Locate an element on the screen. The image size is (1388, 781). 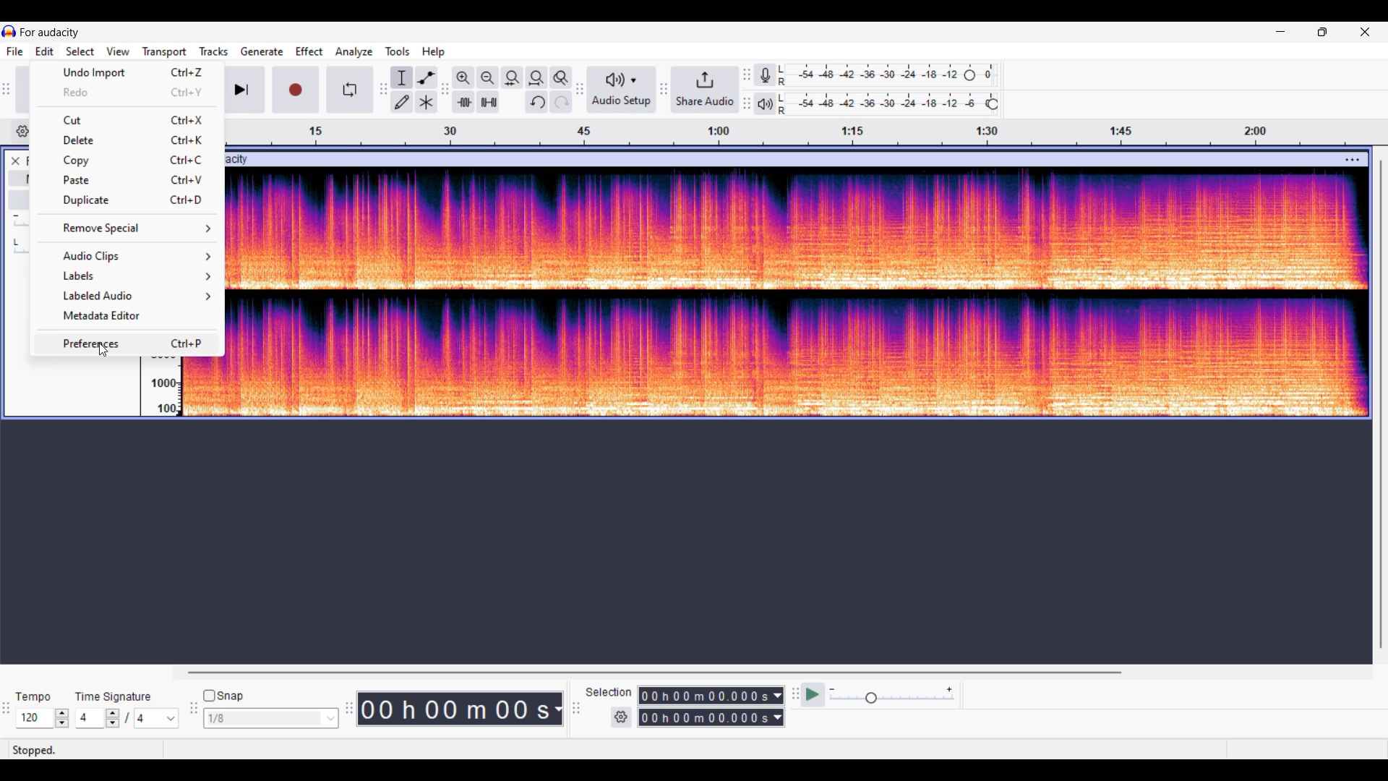
Preferences is located at coordinates (127, 342).